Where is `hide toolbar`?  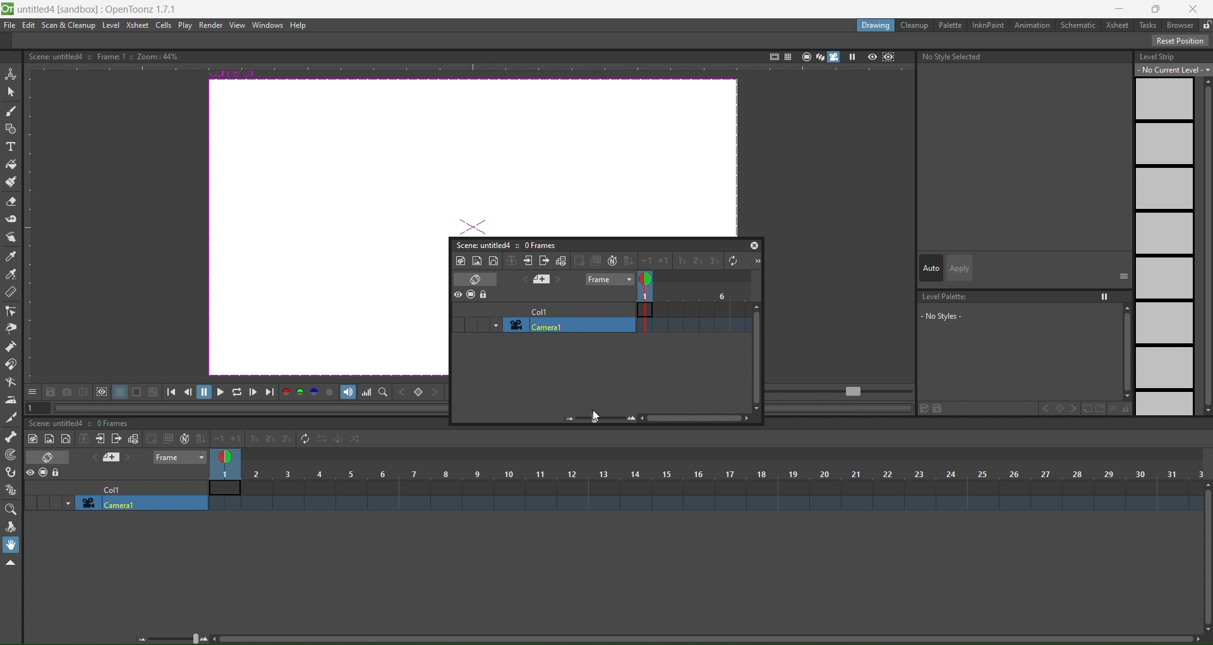 hide toolbar is located at coordinates (10, 564).